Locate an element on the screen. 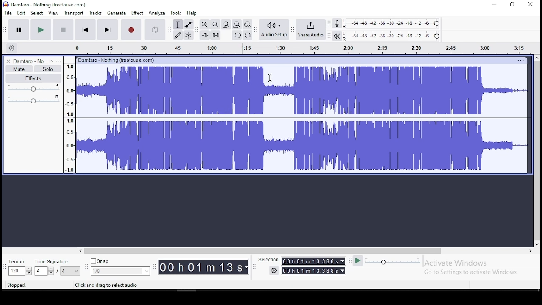  timeline is located at coordinates (302, 48).